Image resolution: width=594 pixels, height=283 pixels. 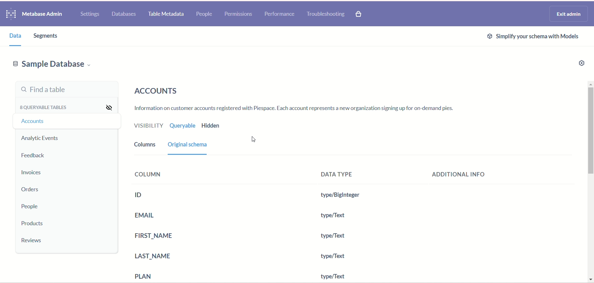 What do you see at coordinates (90, 14) in the screenshot?
I see `settings` at bounding box center [90, 14].